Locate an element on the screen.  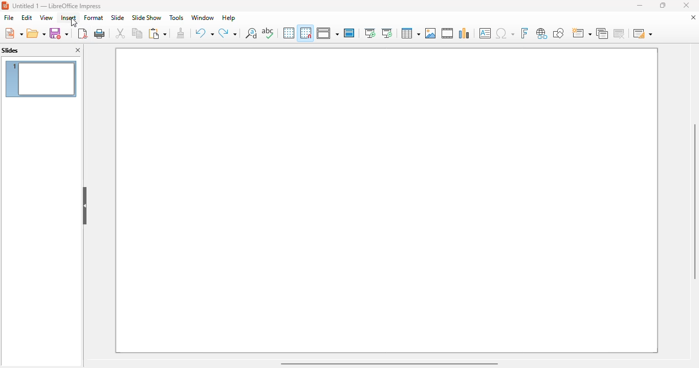
edit is located at coordinates (27, 17).